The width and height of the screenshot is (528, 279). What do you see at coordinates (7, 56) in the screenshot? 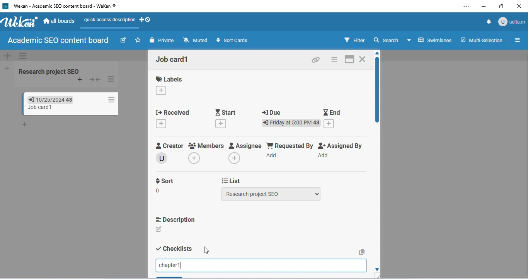
I see `add swimlane` at bounding box center [7, 56].